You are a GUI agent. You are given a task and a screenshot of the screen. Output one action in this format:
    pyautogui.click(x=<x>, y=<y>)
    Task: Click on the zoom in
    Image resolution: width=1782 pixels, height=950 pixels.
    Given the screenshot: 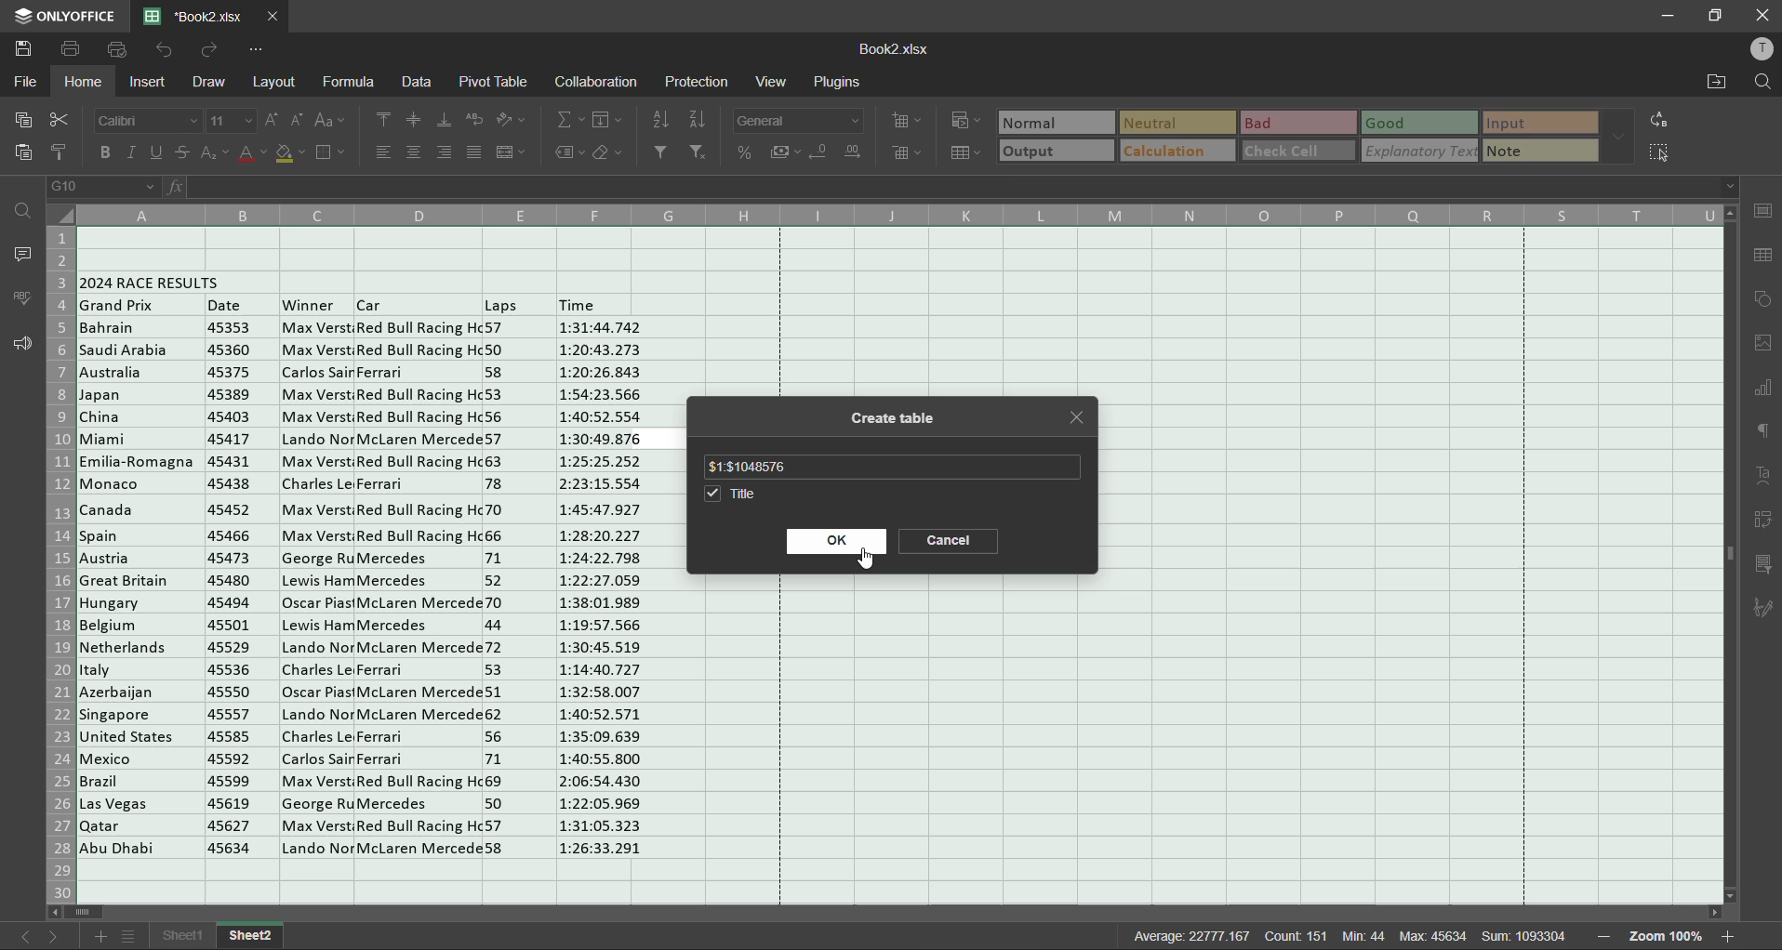 What is the action you would take?
    pyautogui.click(x=1726, y=934)
    